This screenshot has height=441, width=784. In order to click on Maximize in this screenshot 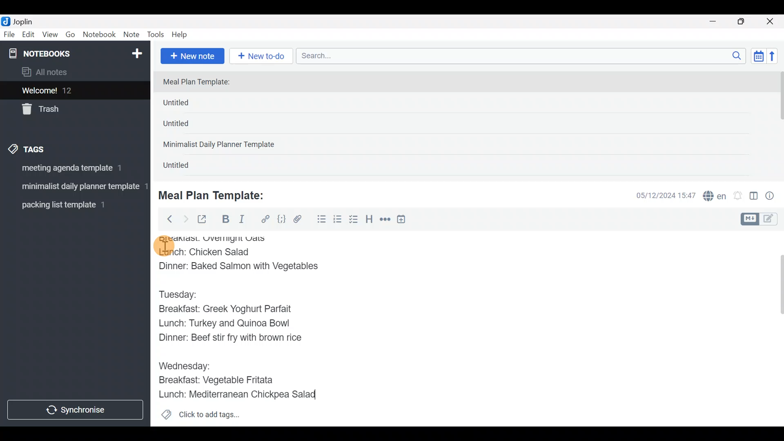, I will do `click(746, 22)`.